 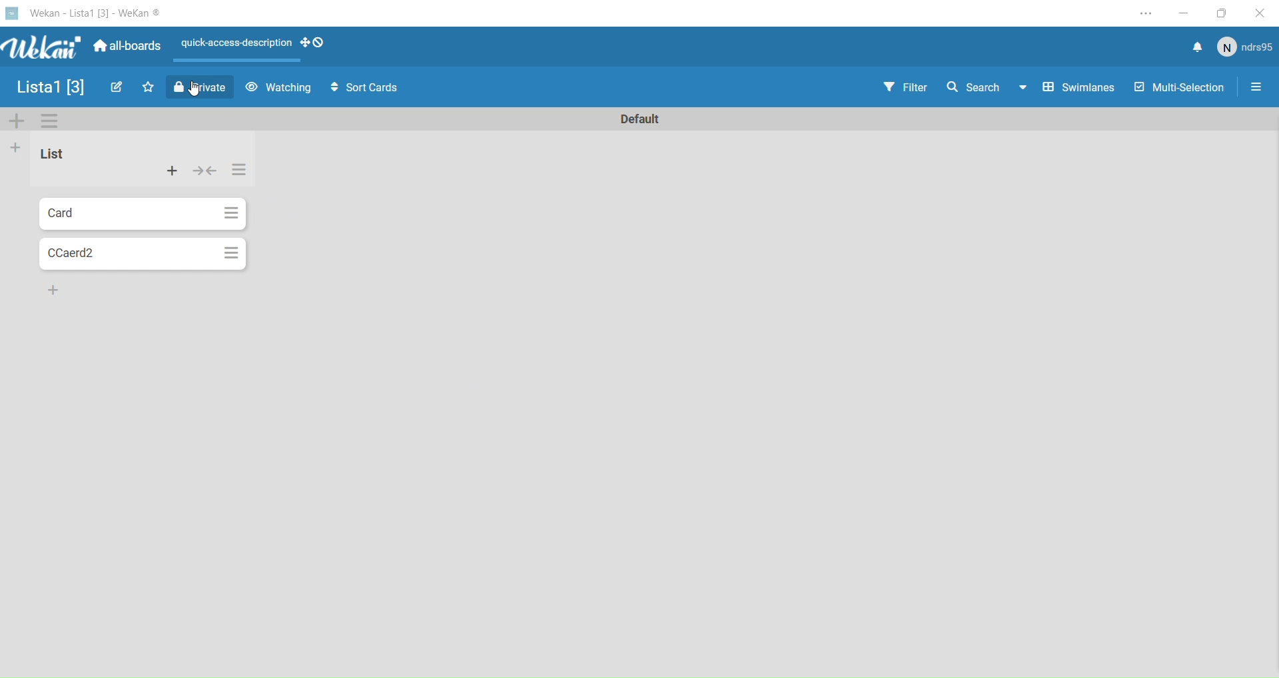 What do you see at coordinates (18, 122) in the screenshot?
I see `Add` at bounding box center [18, 122].